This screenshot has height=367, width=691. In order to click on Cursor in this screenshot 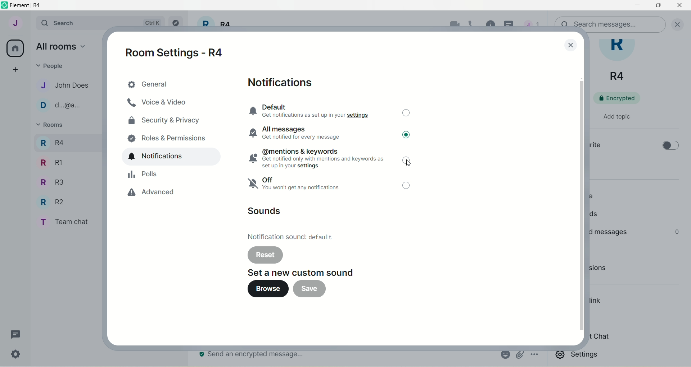, I will do `click(412, 165)`.